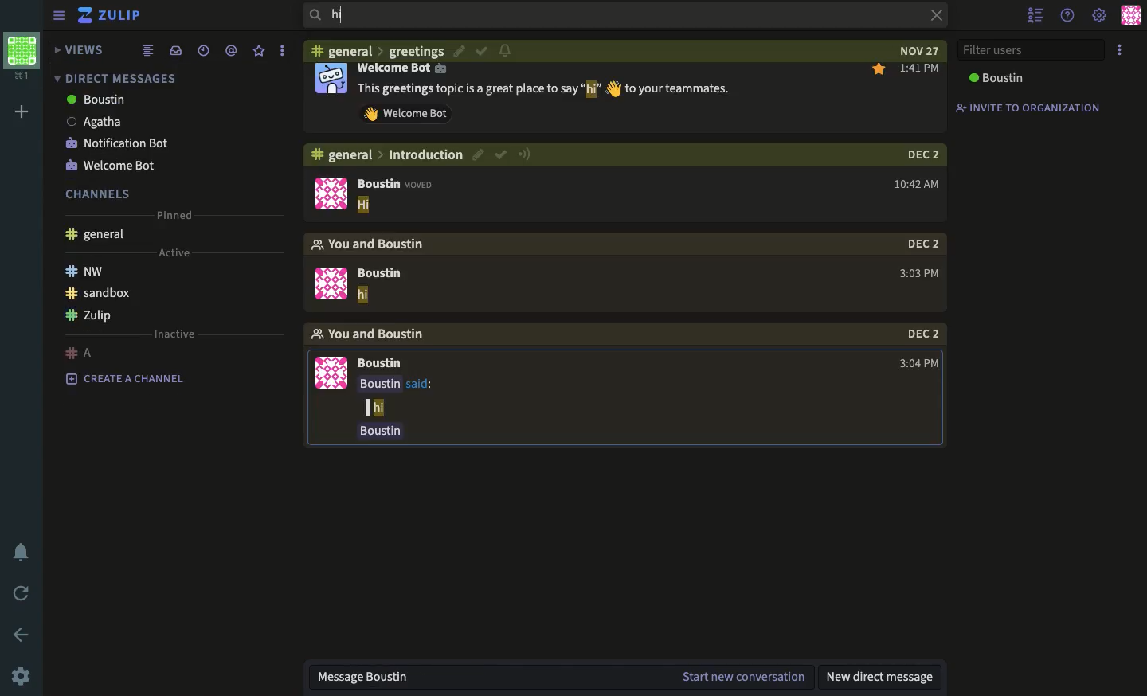 The image size is (1147, 696). I want to click on Welcome Bot, so click(403, 70).